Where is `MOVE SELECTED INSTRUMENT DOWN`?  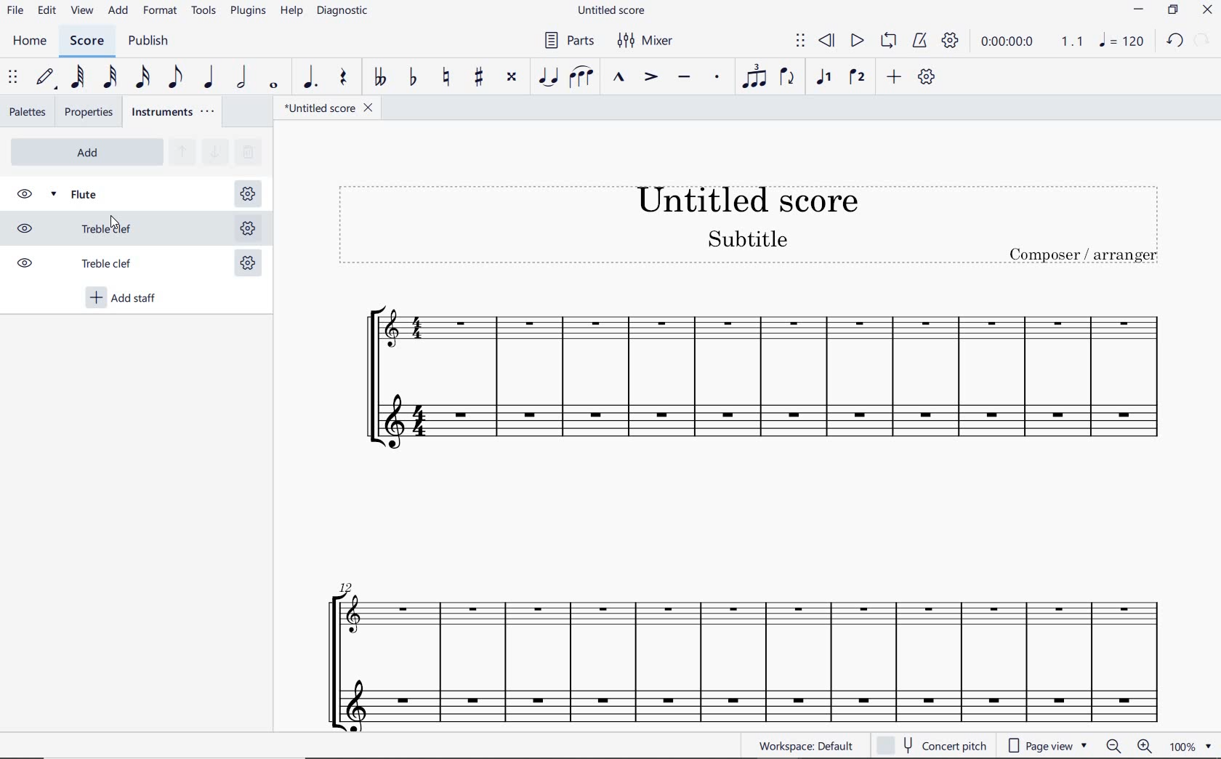 MOVE SELECTED INSTRUMENT DOWN is located at coordinates (213, 150).